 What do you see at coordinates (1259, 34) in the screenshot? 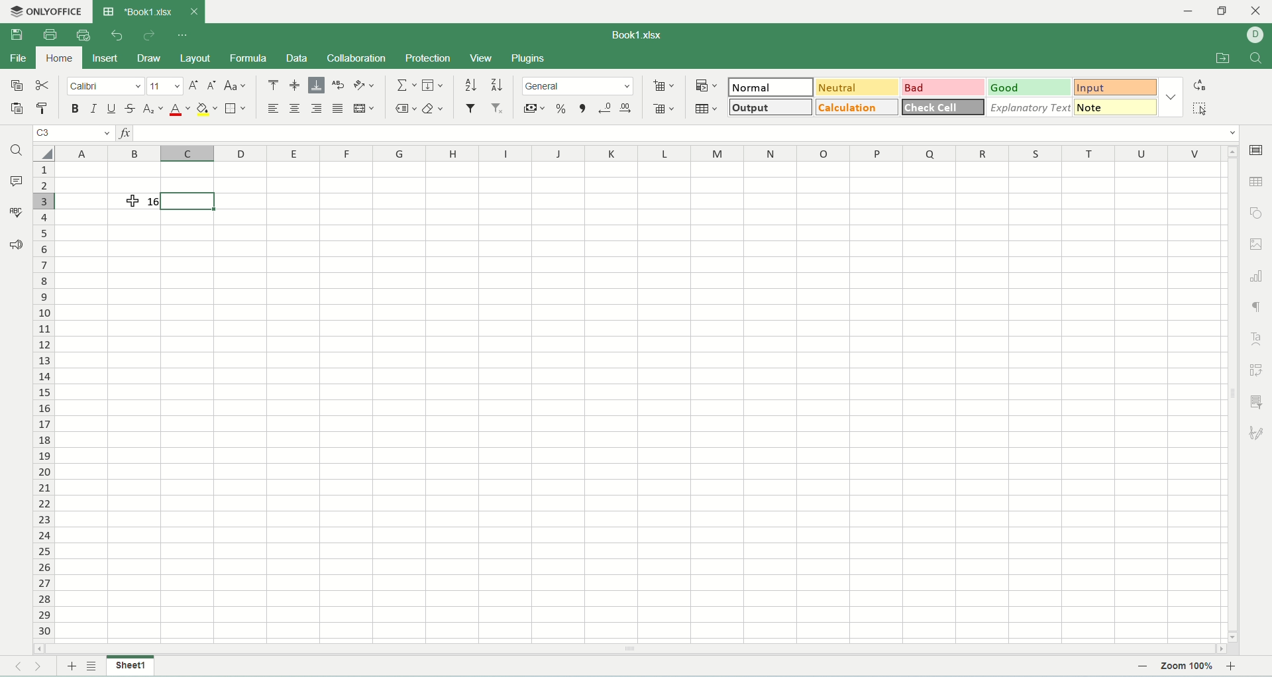
I see `username` at bounding box center [1259, 34].